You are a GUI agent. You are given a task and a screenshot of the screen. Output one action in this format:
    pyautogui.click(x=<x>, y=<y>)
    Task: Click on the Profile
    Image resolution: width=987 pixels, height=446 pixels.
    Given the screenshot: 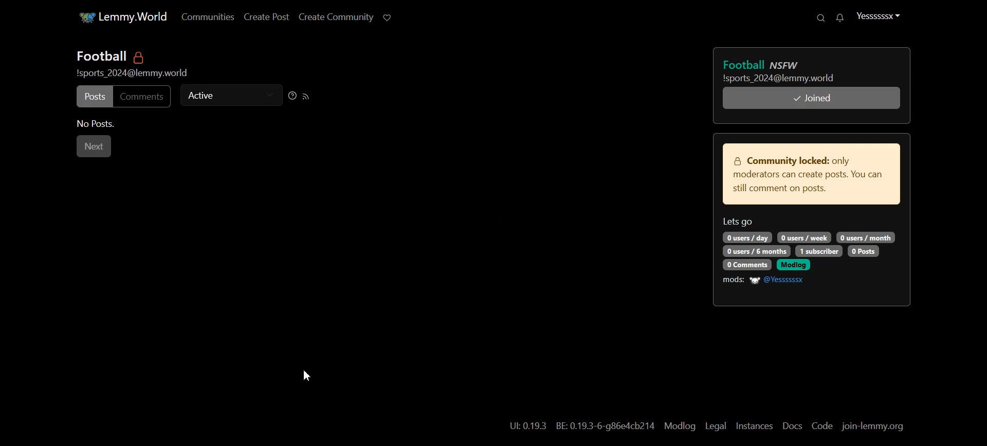 What is the action you would take?
    pyautogui.click(x=881, y=15)
    